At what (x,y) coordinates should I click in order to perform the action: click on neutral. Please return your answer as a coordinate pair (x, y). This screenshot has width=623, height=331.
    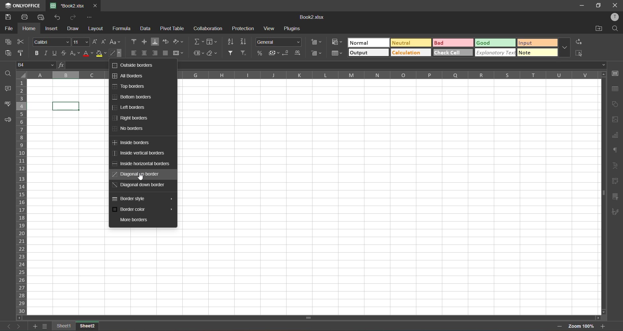
    Looking at the image, I should click on (410, 44).